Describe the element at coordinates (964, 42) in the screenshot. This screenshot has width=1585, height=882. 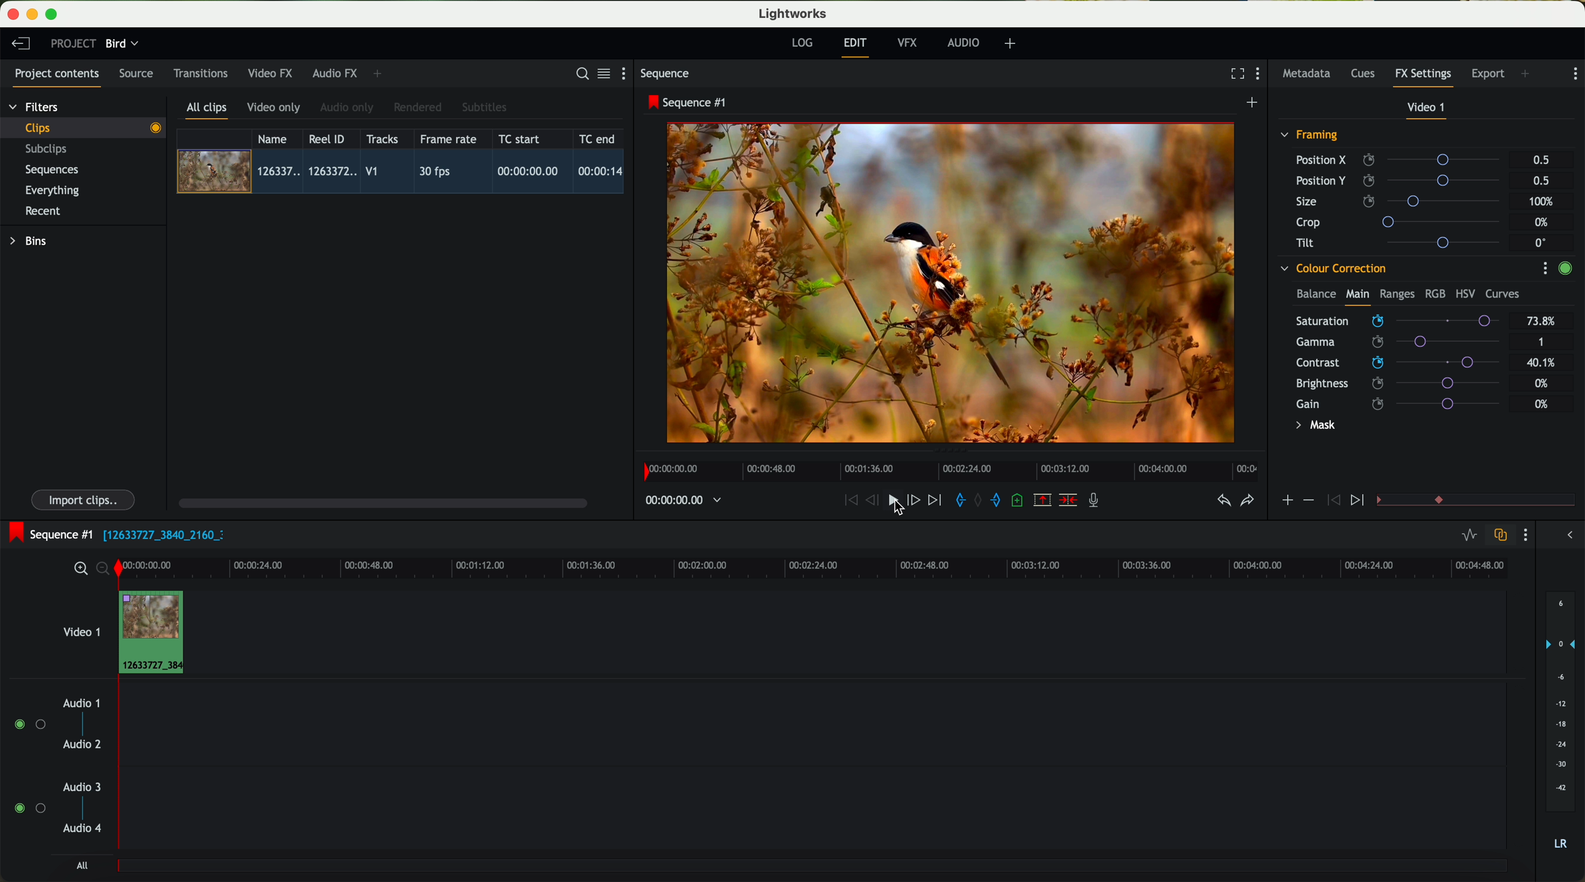
I see `audio` at that location.